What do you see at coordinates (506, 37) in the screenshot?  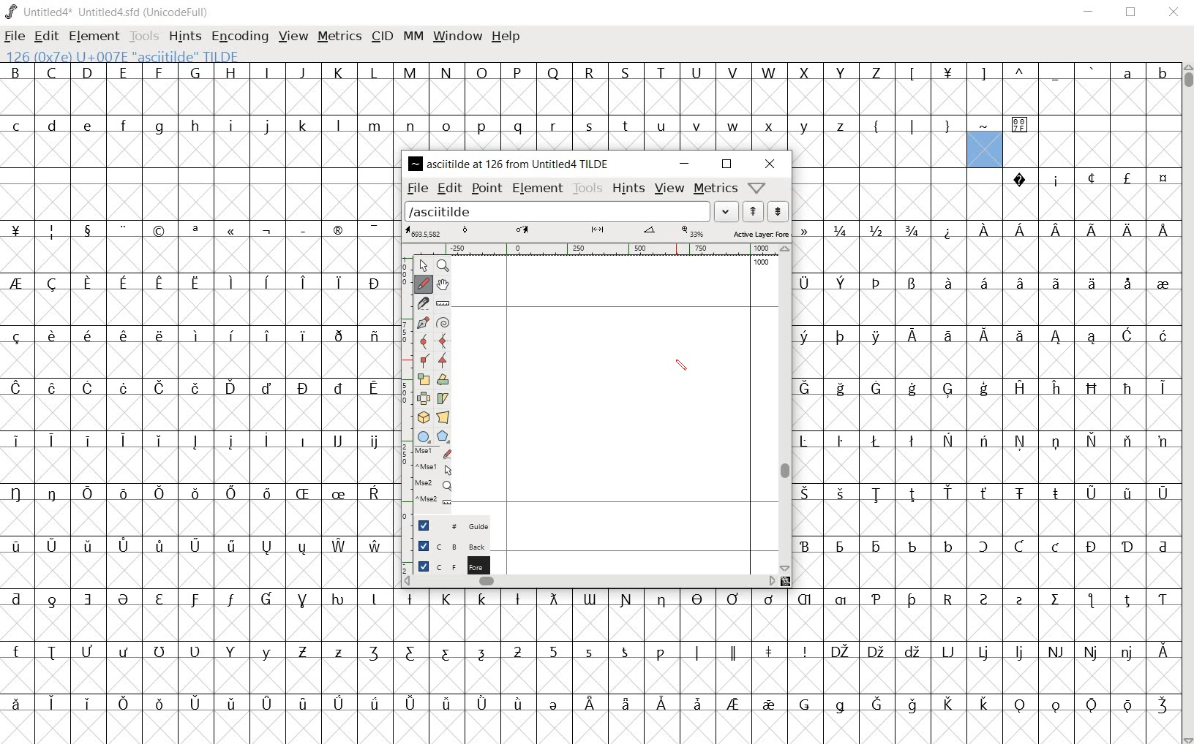 I see `HELP` at bounding box center [506, 37].